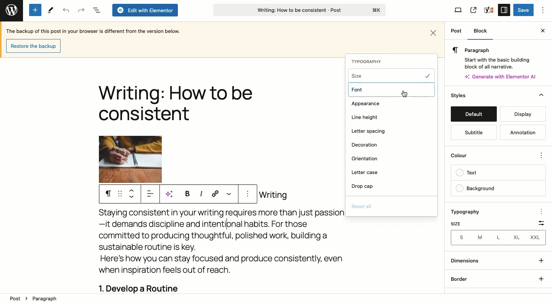  I want to click on Wordpress logo, so click(11, 9).